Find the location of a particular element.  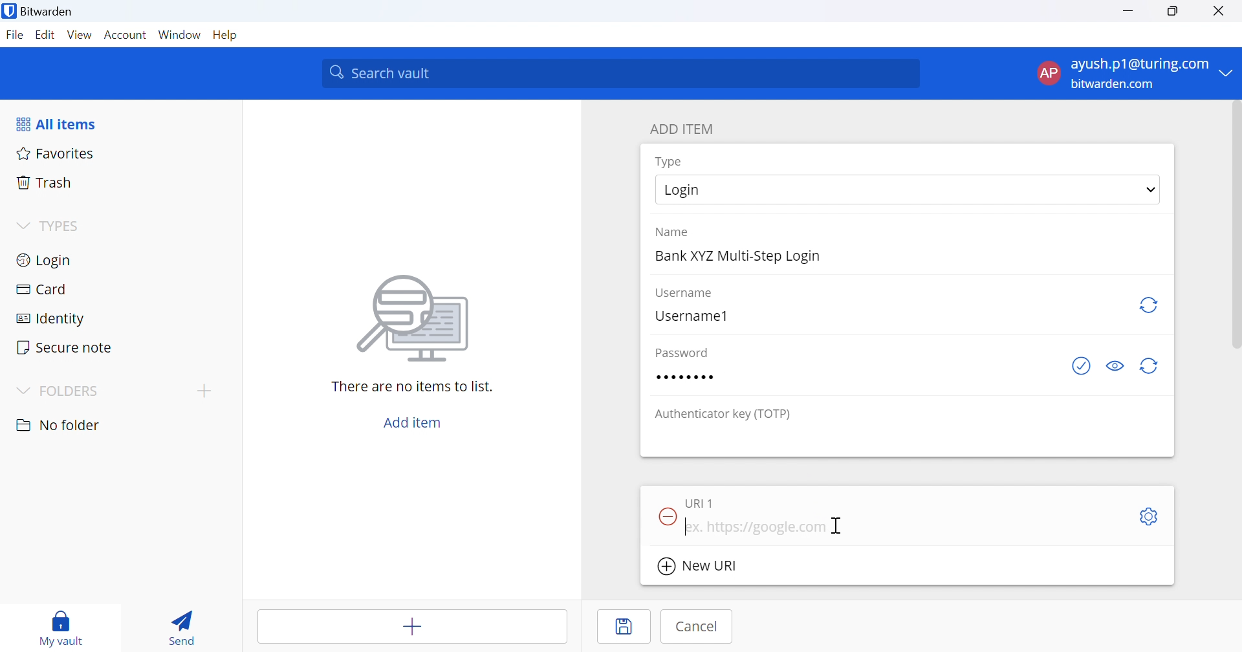

There are no items to list. is located at coordinates (413, 387).